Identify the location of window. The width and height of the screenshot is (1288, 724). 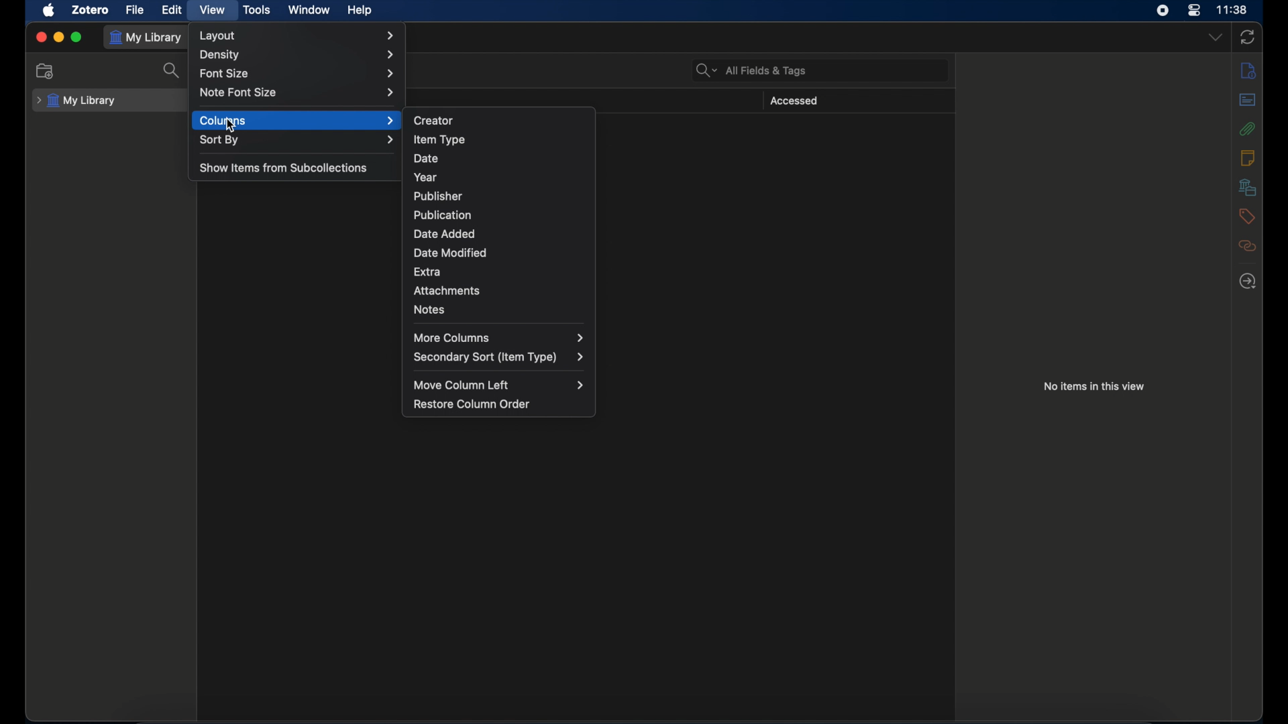
(311, 10).